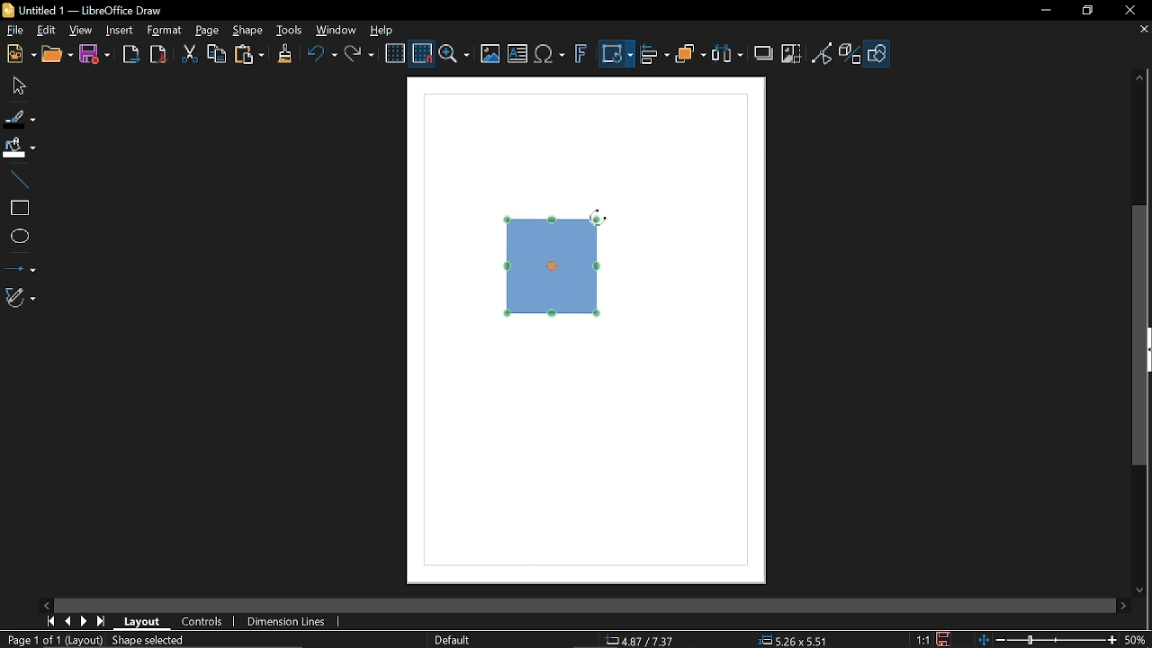  I want to click on Dimension lines, so click(283, 621).